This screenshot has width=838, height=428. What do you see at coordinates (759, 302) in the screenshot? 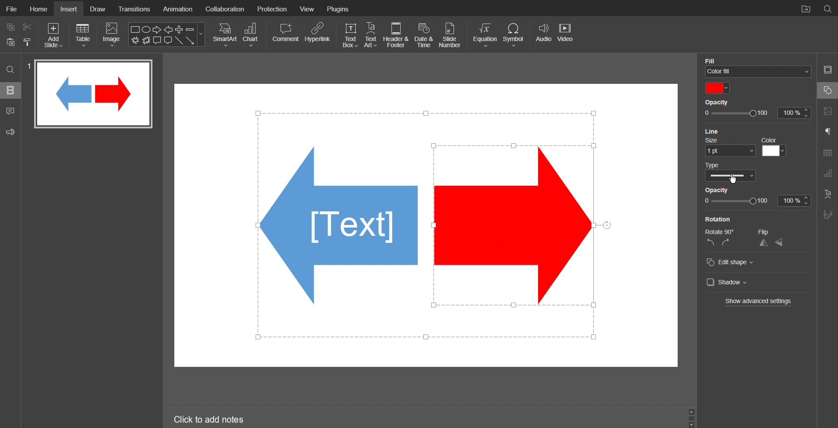
I see `Show advanced settings` at bounding box center [759, 302].